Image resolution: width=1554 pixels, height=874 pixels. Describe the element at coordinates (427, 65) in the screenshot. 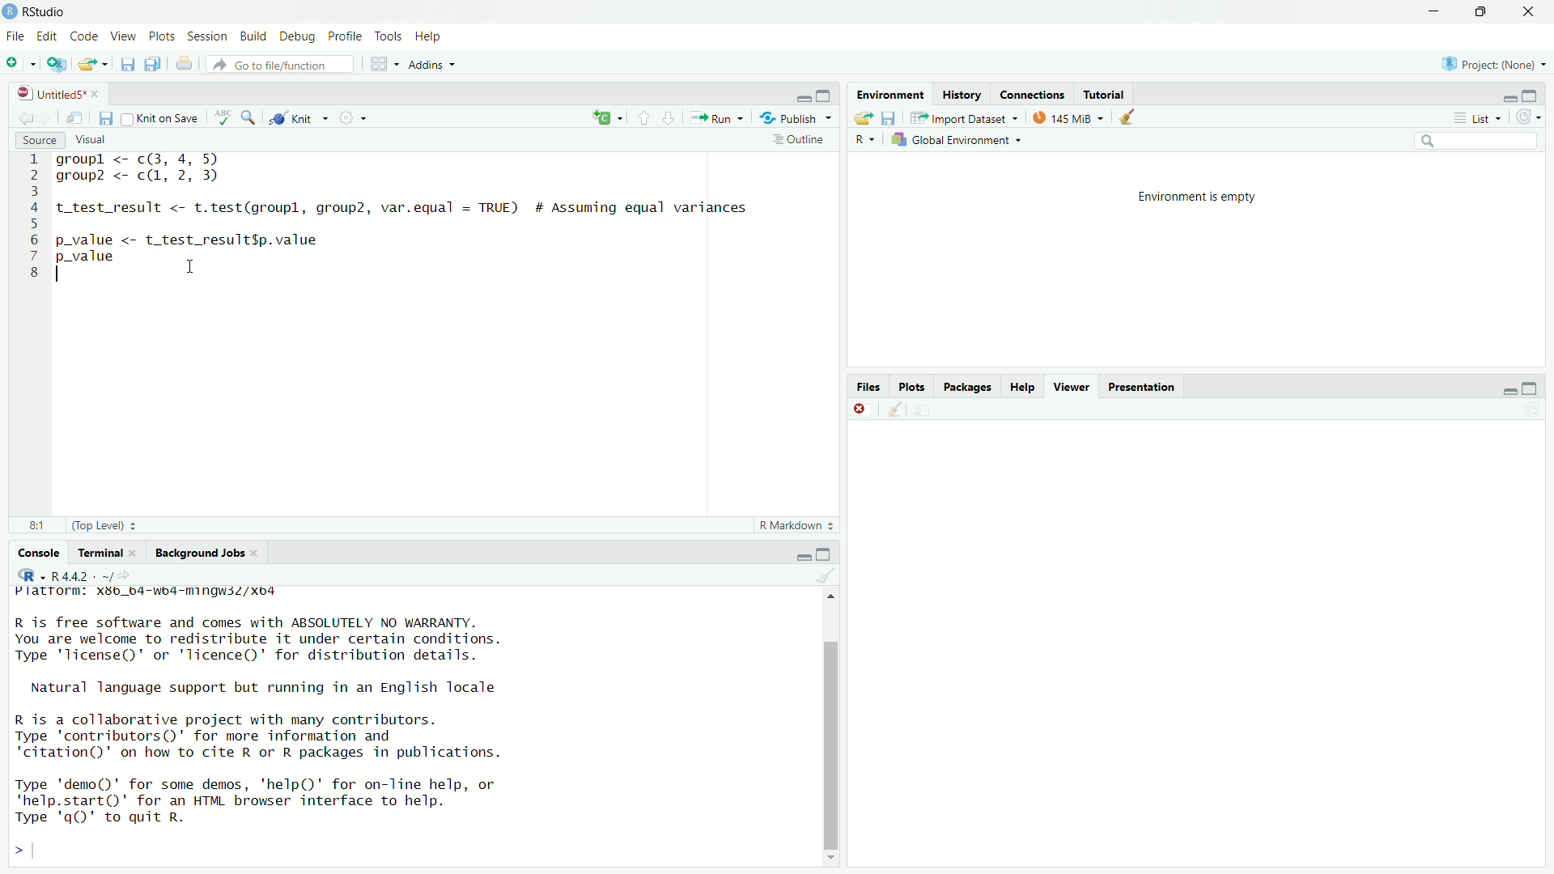

I see `Addins ` at that location.